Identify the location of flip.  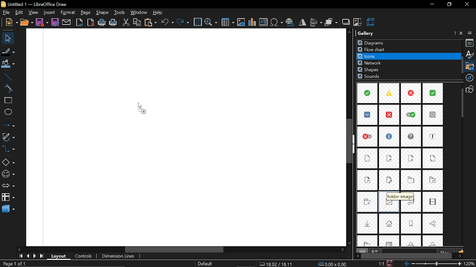
(302, 23).